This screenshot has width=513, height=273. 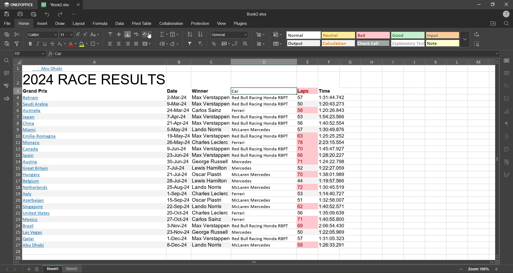 What do you see at coordinates (95, 79) in the screenshot?
I see `2024 Race Results` at bounding box center [95, 79].